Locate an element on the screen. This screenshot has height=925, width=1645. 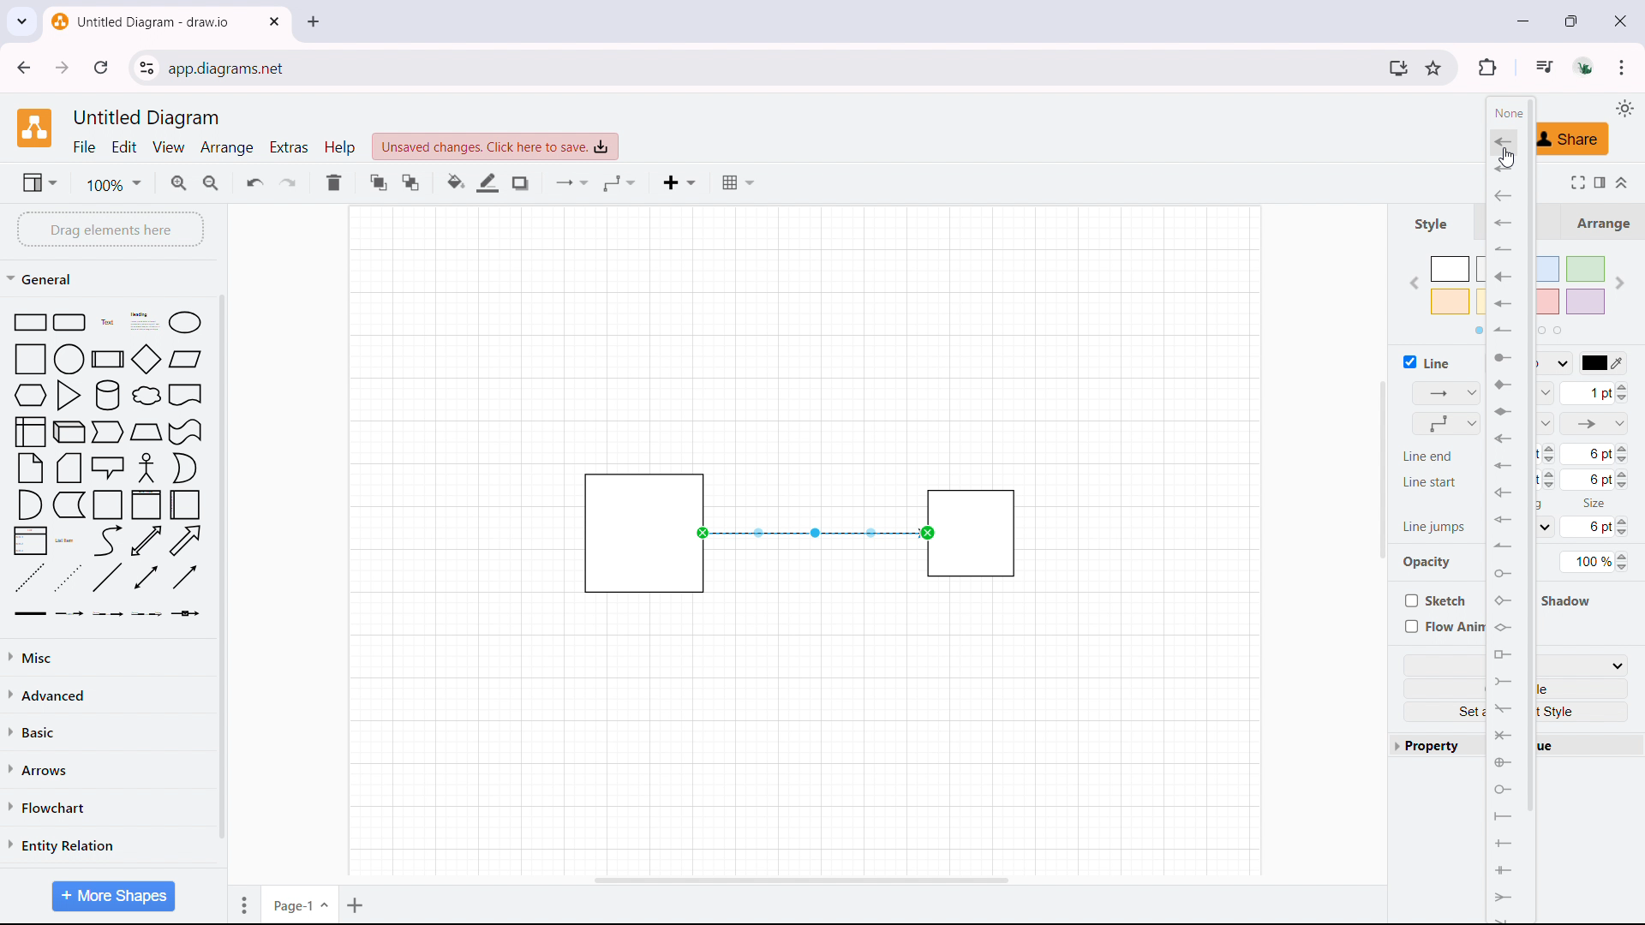
click to go back, hold to see history is located at coordinates (22, 67).